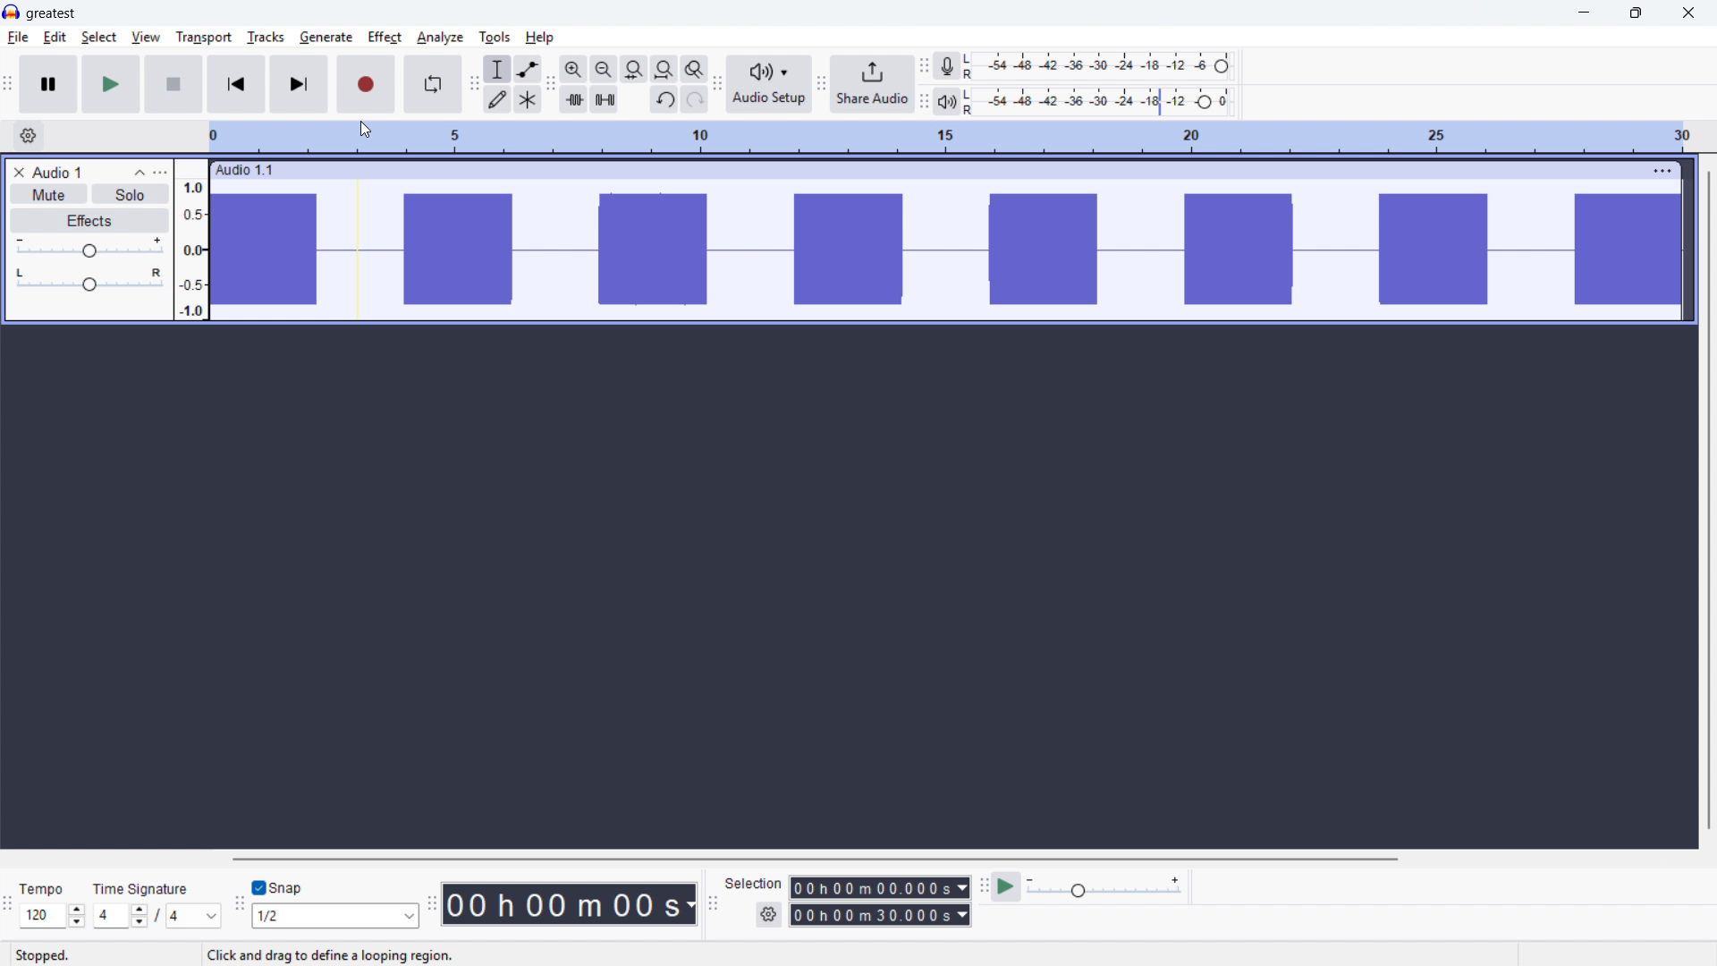 The image size is (1717, 966). Describe the element at coordinates (52, 917) in the screenshot. I see `Set tempo ` at that location.